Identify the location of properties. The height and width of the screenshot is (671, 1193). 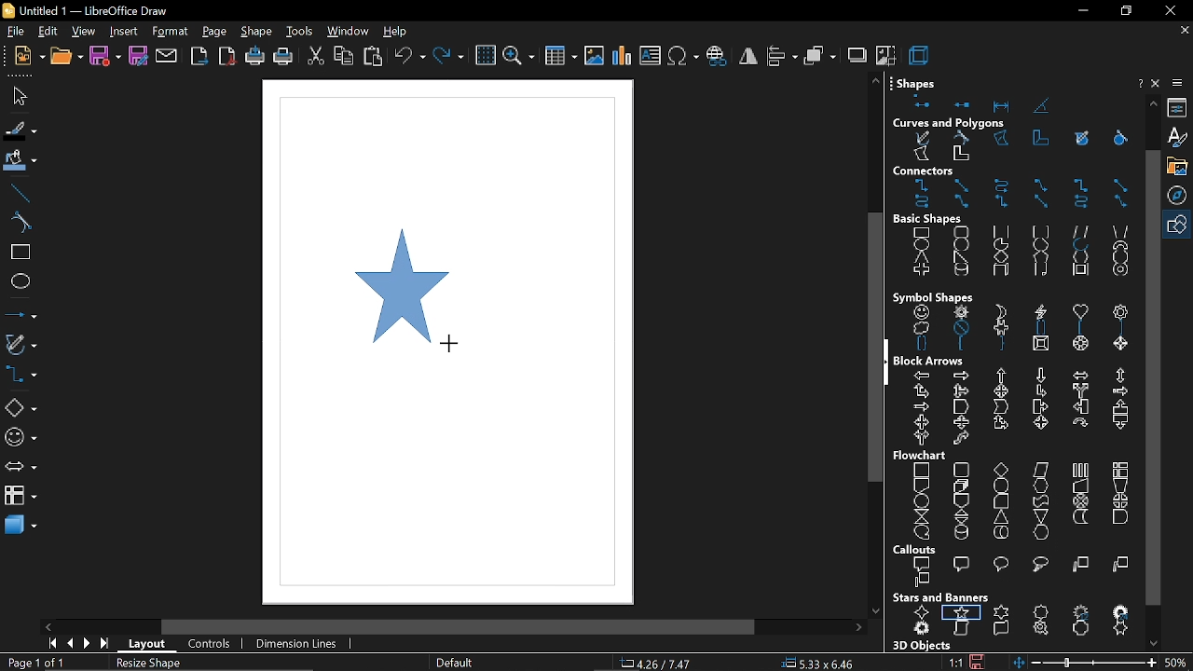
(1179, 107).